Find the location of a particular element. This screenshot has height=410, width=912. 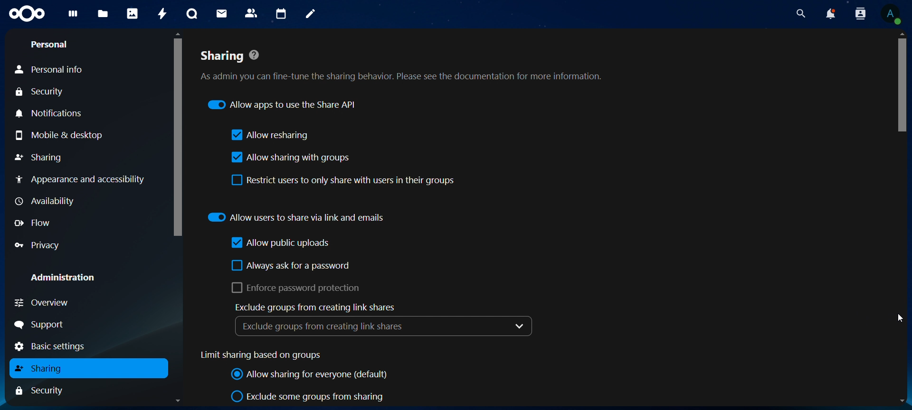

icon is located at coordinates (29, 14).